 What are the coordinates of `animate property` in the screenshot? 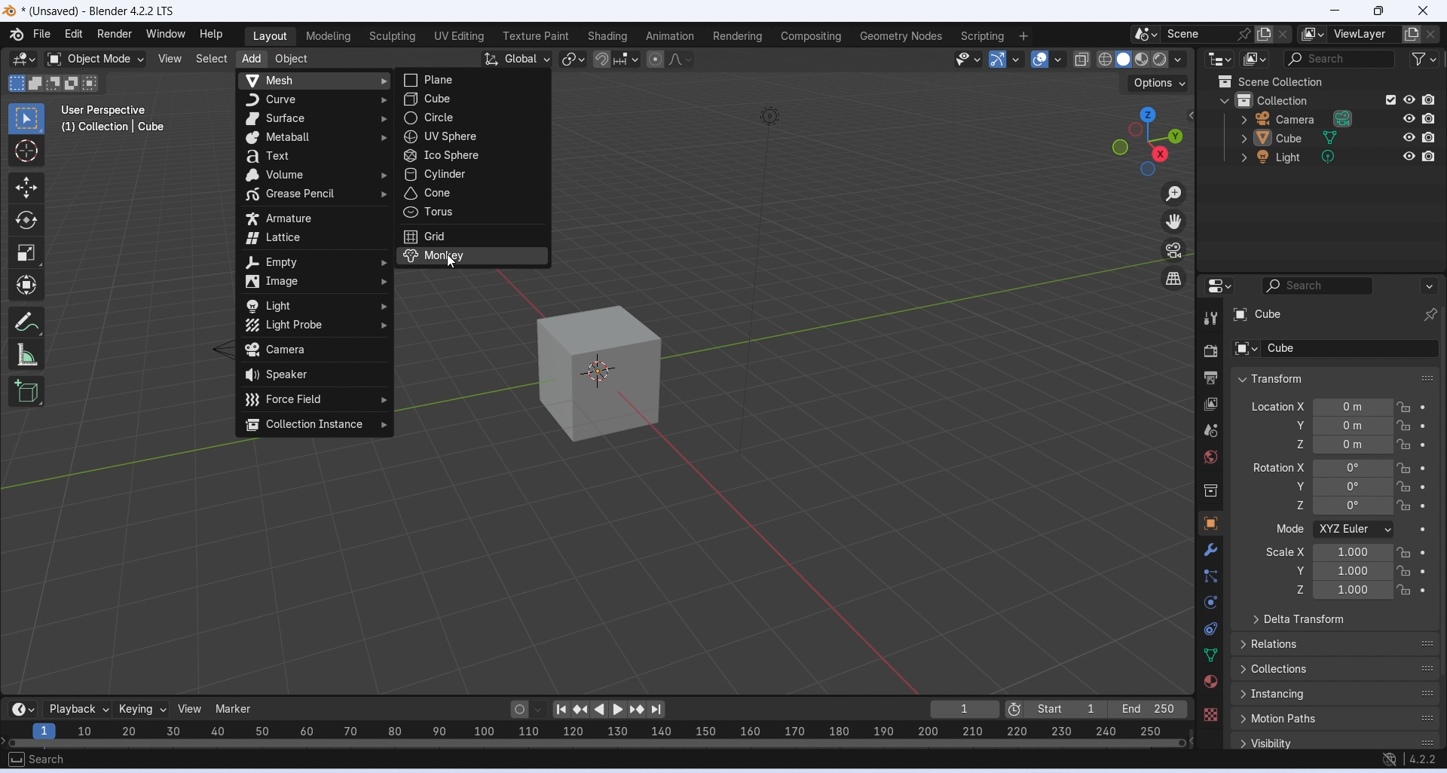 It's located at (1423, 506).